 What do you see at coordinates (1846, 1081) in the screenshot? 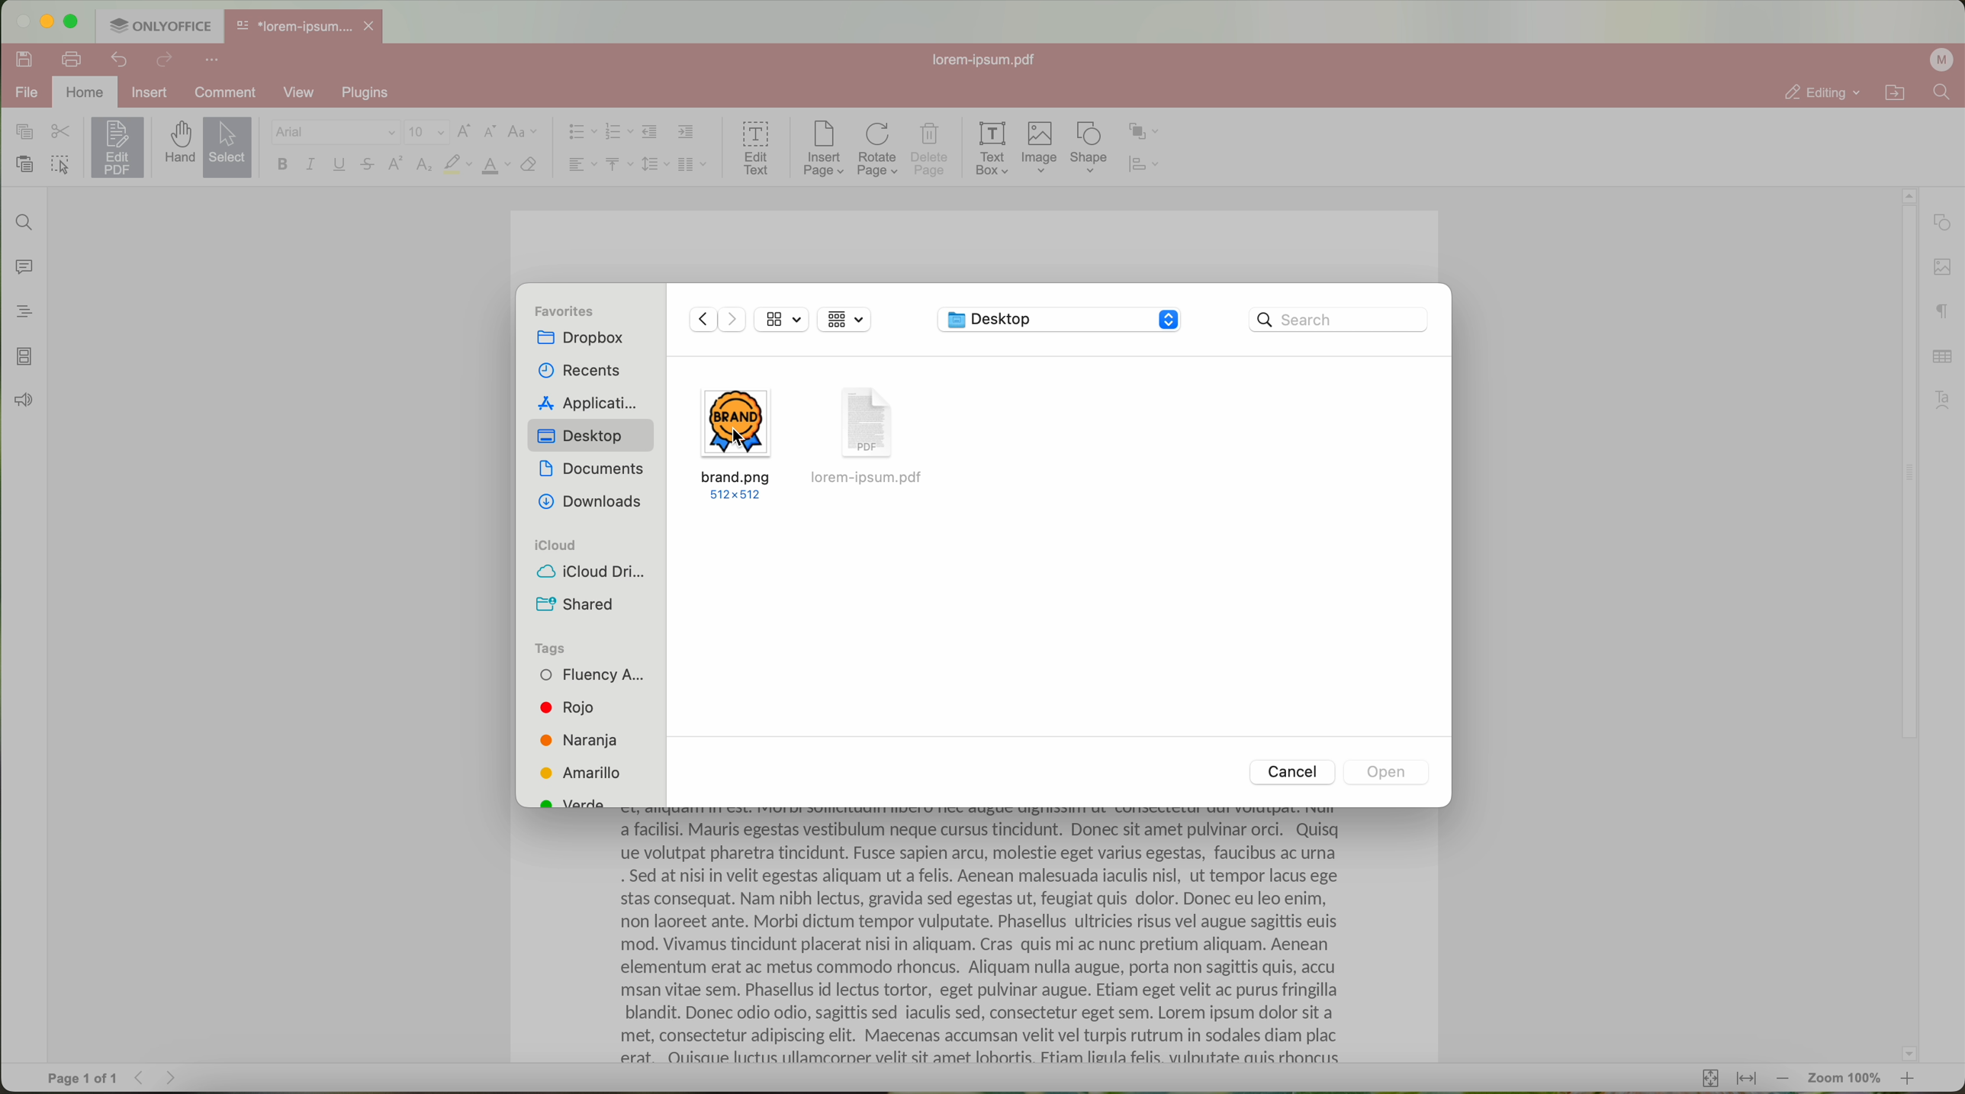
I see `zoom 100%` at bounding box center [1846, 1081].